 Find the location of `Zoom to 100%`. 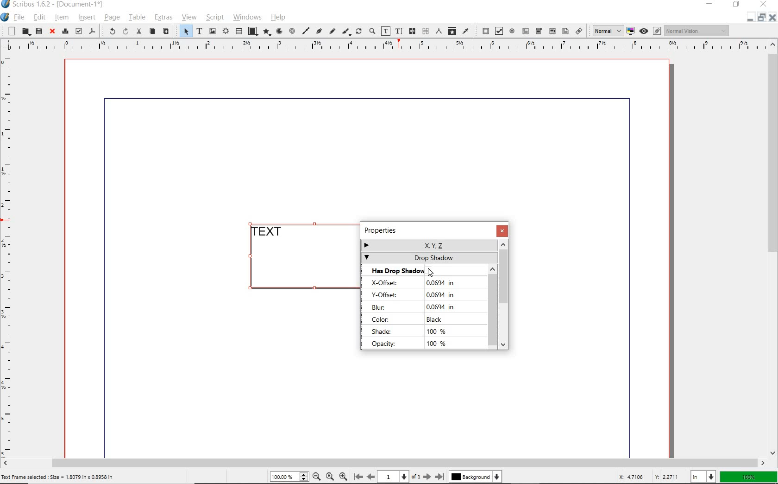

Zoom to 100% is located at coordinates (330, 478).